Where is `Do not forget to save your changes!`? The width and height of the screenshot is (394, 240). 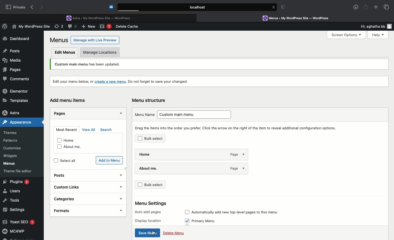
Do not forget to save your changes! is located at coordinates (160, 80).